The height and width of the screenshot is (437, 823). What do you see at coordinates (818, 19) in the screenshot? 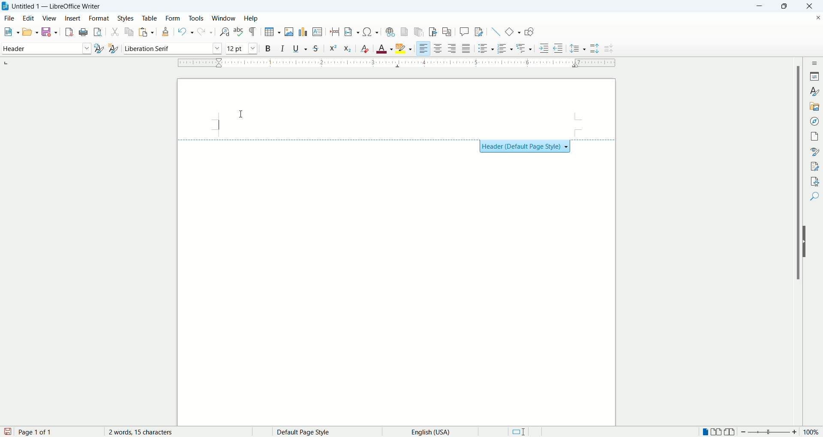
I see `close document` at bounding box center [818, 19].